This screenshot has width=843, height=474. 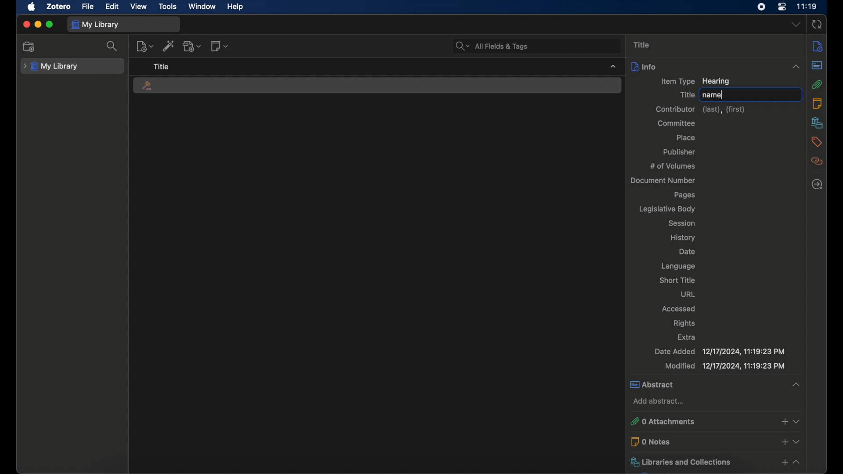 I want to click on abstract, so click(x=818, y=65).